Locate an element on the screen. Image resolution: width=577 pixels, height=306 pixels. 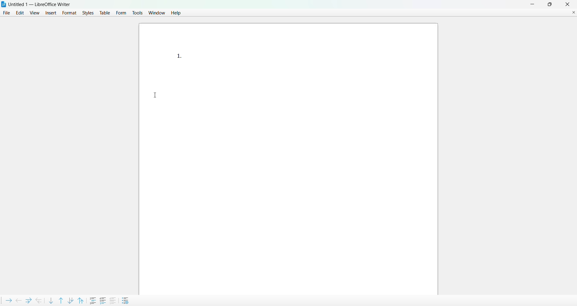
edit is located at coordinates (20, 13).